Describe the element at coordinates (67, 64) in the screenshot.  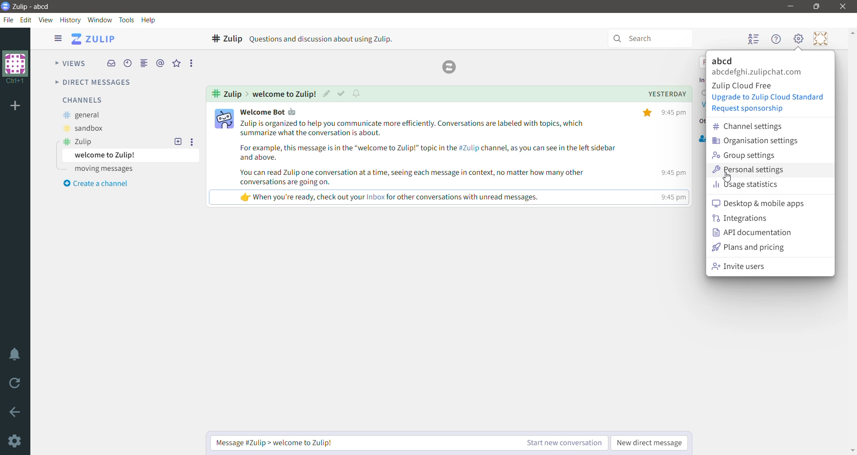
I see `Views` at that location.